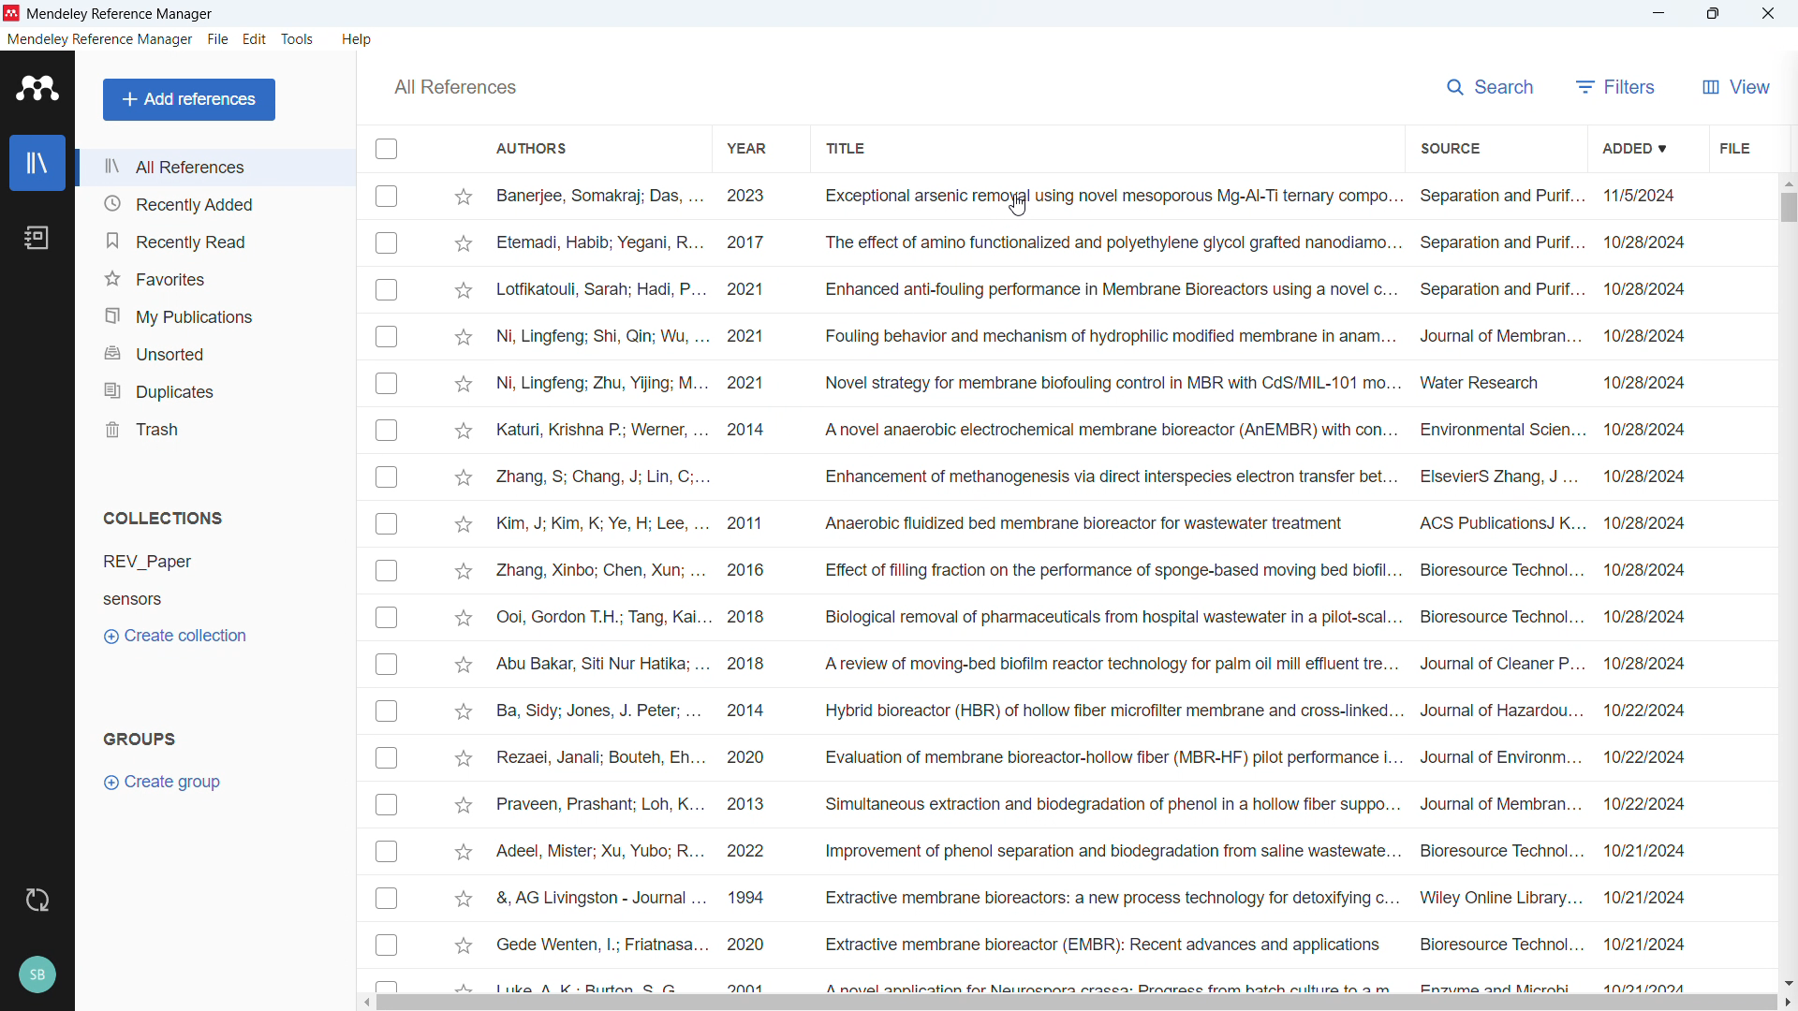 This screenshot has width=1798, height=1011. I want to click on Sort by source , so click(1449, 148).